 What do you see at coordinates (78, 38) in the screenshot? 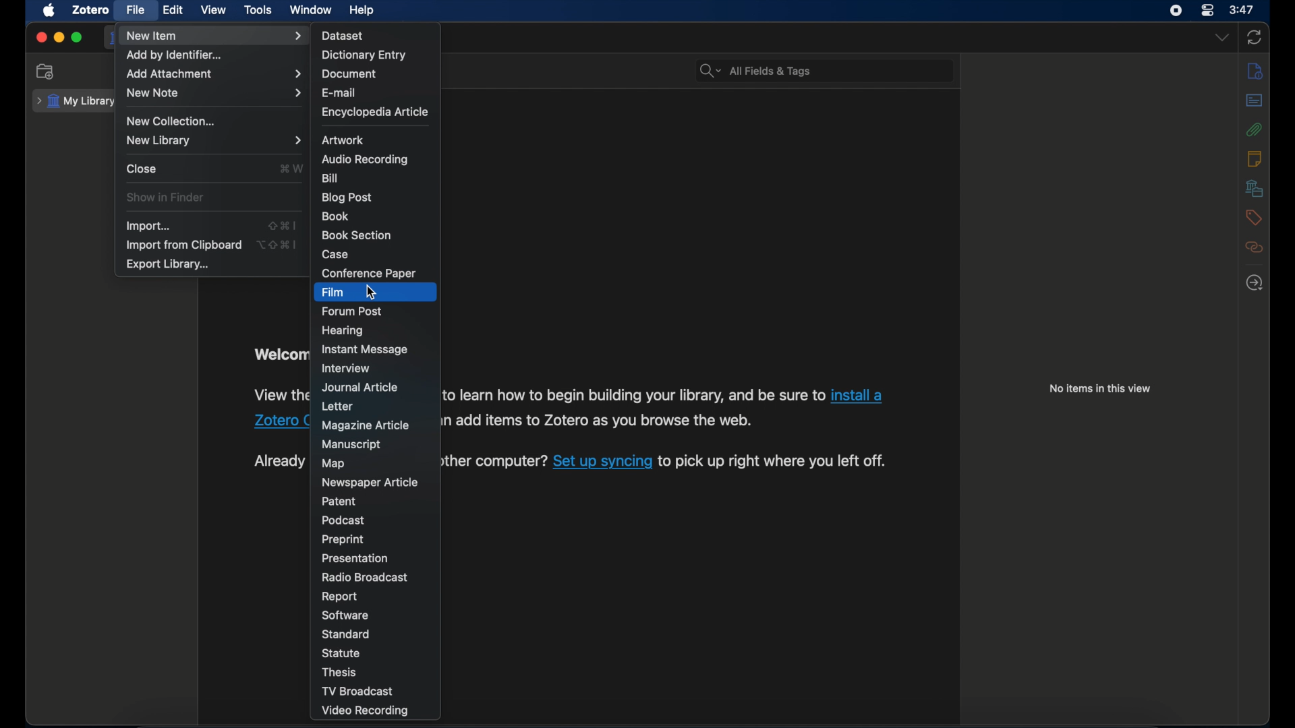
I see `maximize` at bounding box center [78, 38].